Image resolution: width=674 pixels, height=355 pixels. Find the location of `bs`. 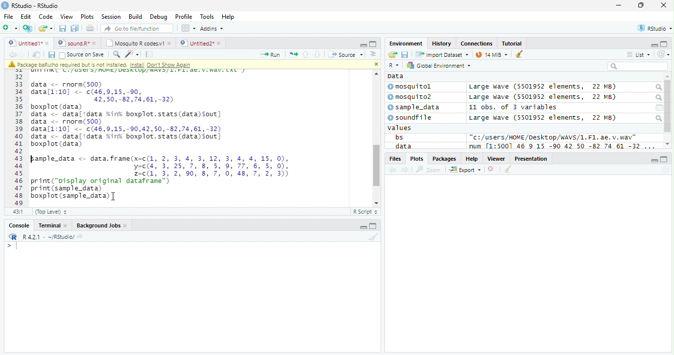

bs is located at coordinates (399, 137).